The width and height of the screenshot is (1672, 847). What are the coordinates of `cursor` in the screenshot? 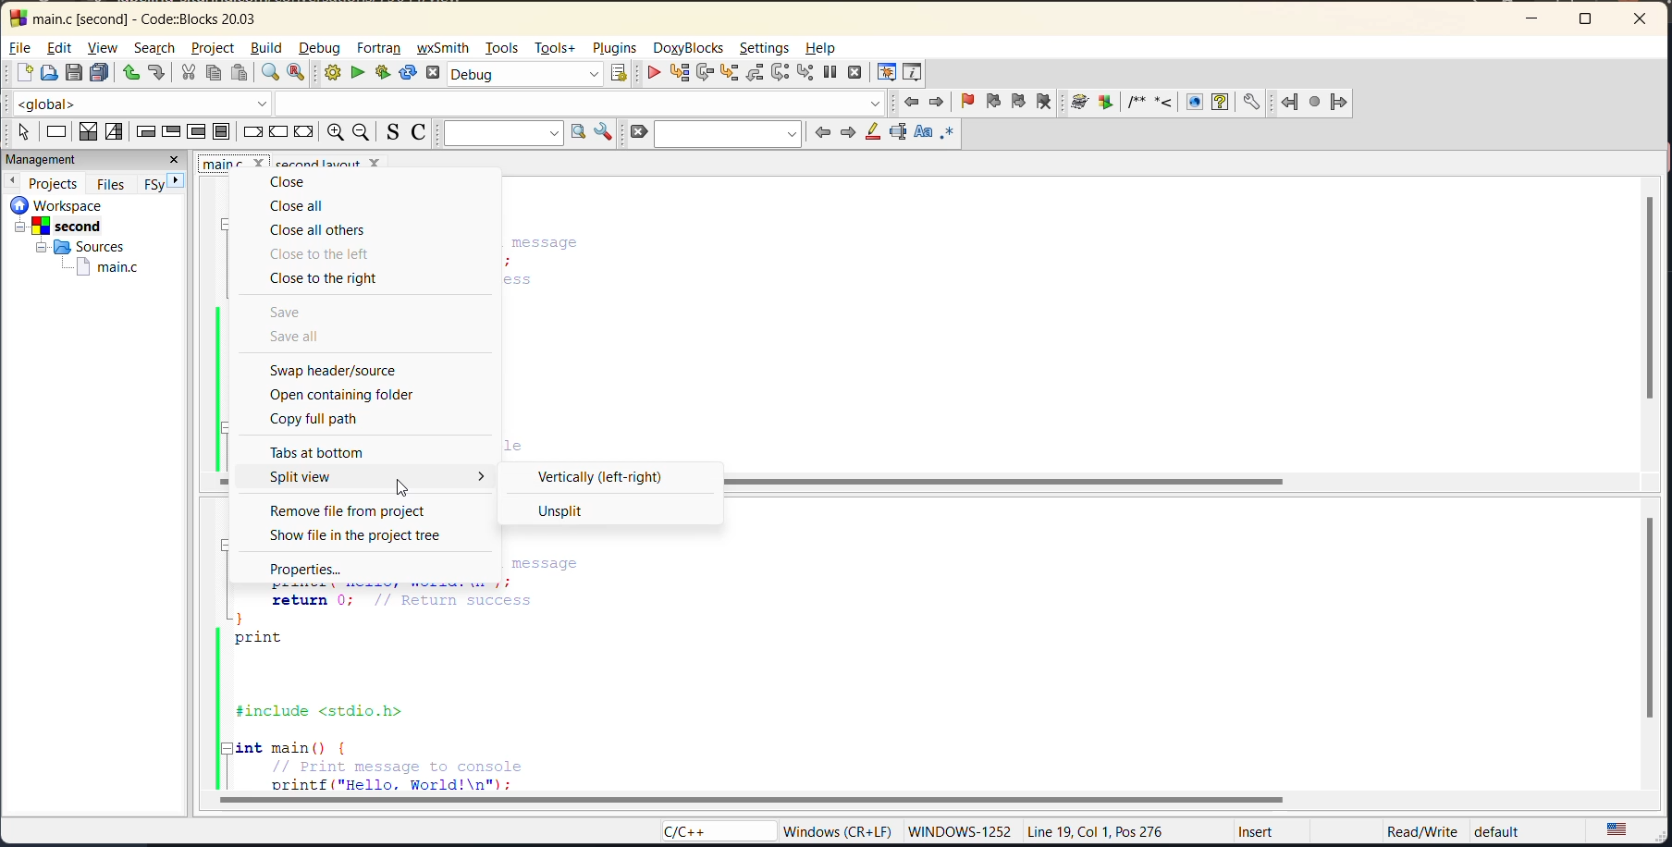 It's located at (402, 487).